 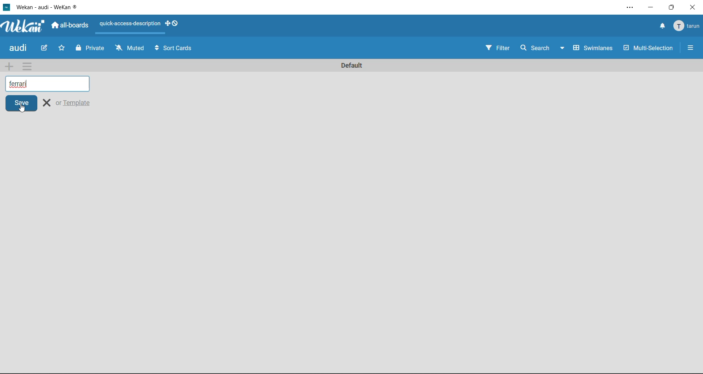 I want to click on settings, so click(x=629, y=7).